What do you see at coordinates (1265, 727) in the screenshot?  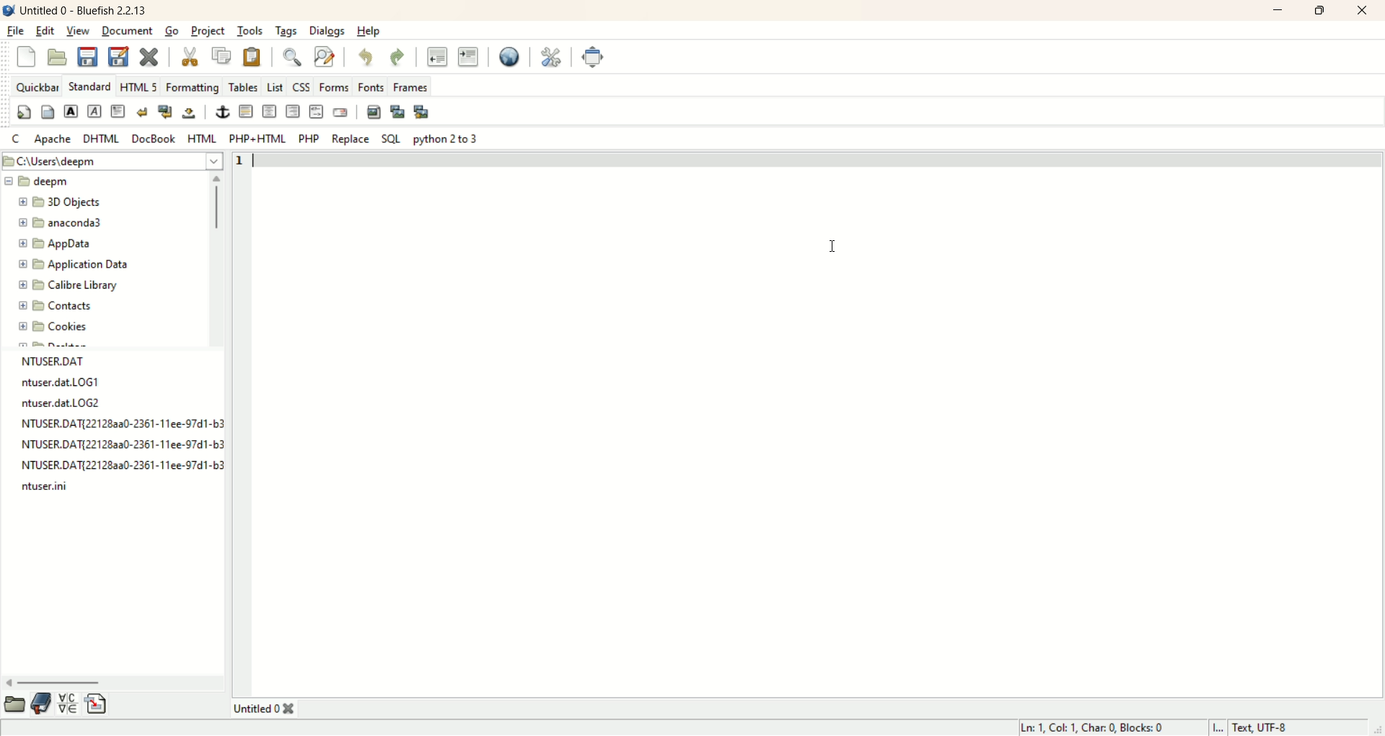 I see `text UTF-8` at bounding box center [1265, 727].